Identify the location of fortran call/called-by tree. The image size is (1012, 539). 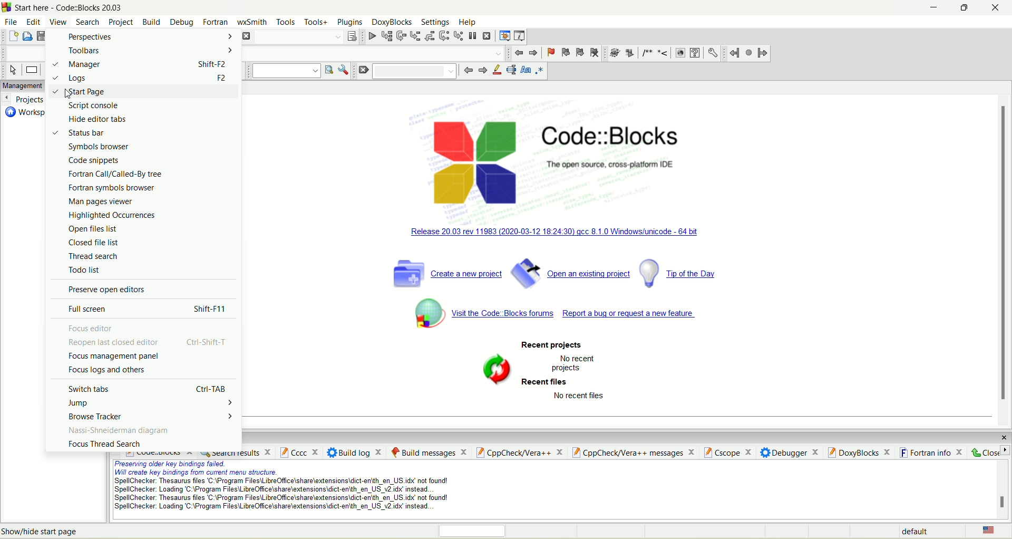
(116, 174).